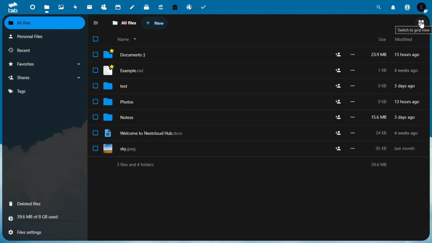 This screenshot has height=243, width=432. Describe the element at coordinates (406, 150) in the screenshot. I see `last month` at that location.